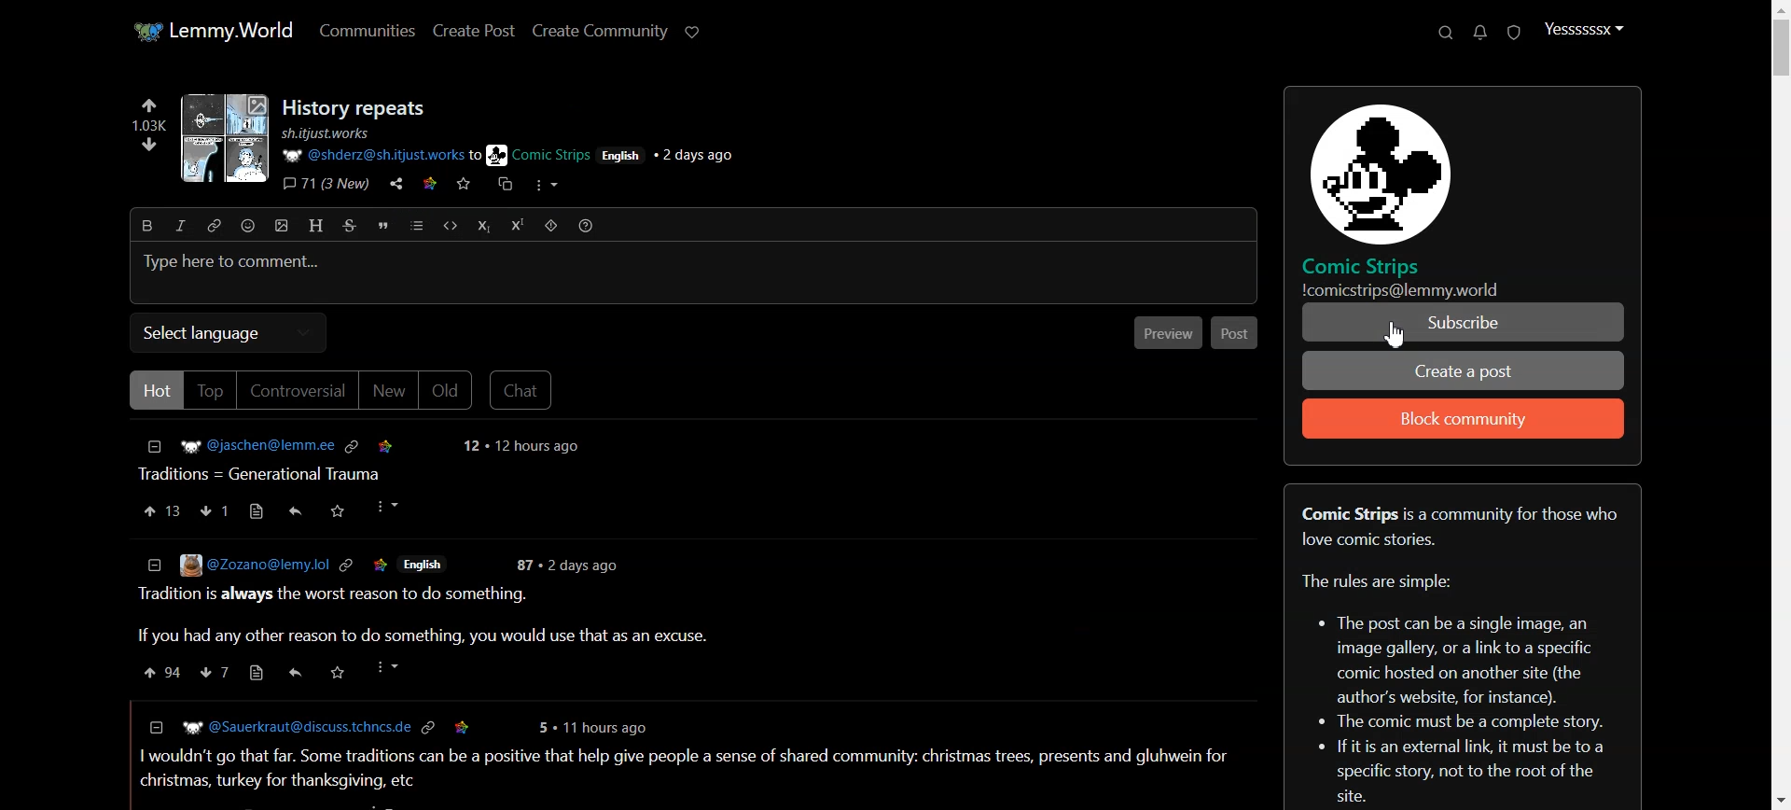  I want to click on Spoiler, so click(551, 225).